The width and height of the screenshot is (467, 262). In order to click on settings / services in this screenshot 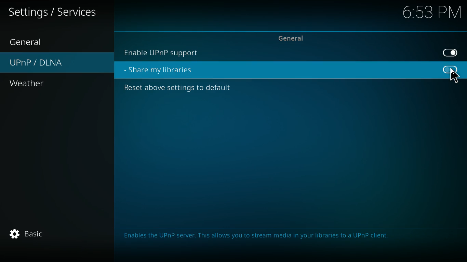, I will do `click(57, 12)`.